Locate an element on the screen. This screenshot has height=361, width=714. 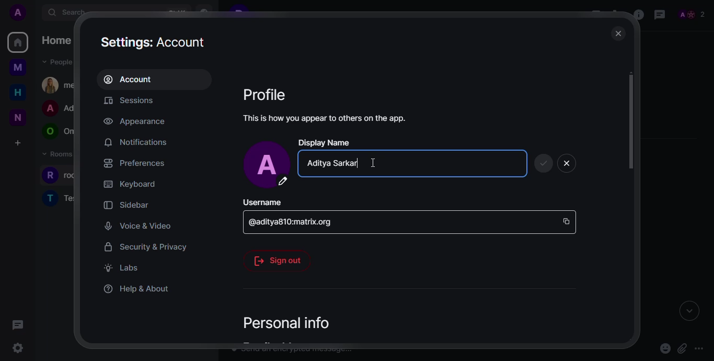
copy is located at coordinates (567, 220).